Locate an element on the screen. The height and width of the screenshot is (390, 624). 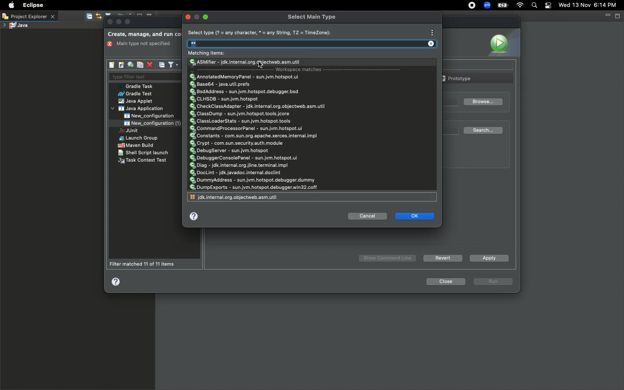
New_configuration (1) is located at coordinates (151, 123).